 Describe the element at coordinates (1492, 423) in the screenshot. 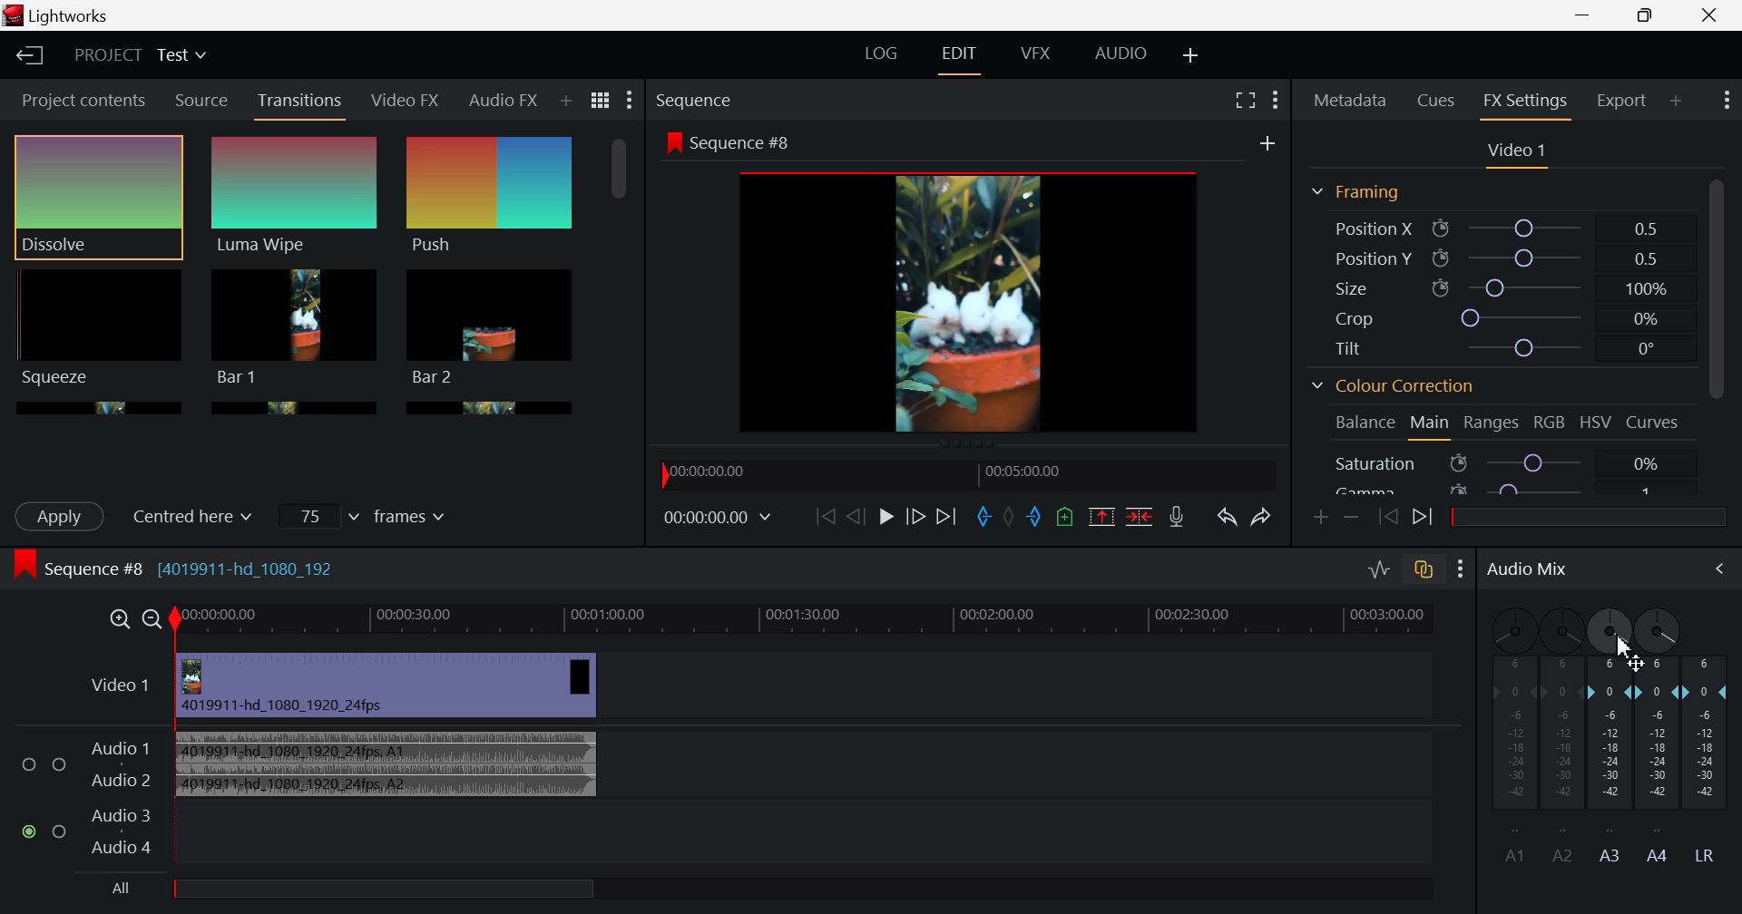

I see `Ranges` at that location.